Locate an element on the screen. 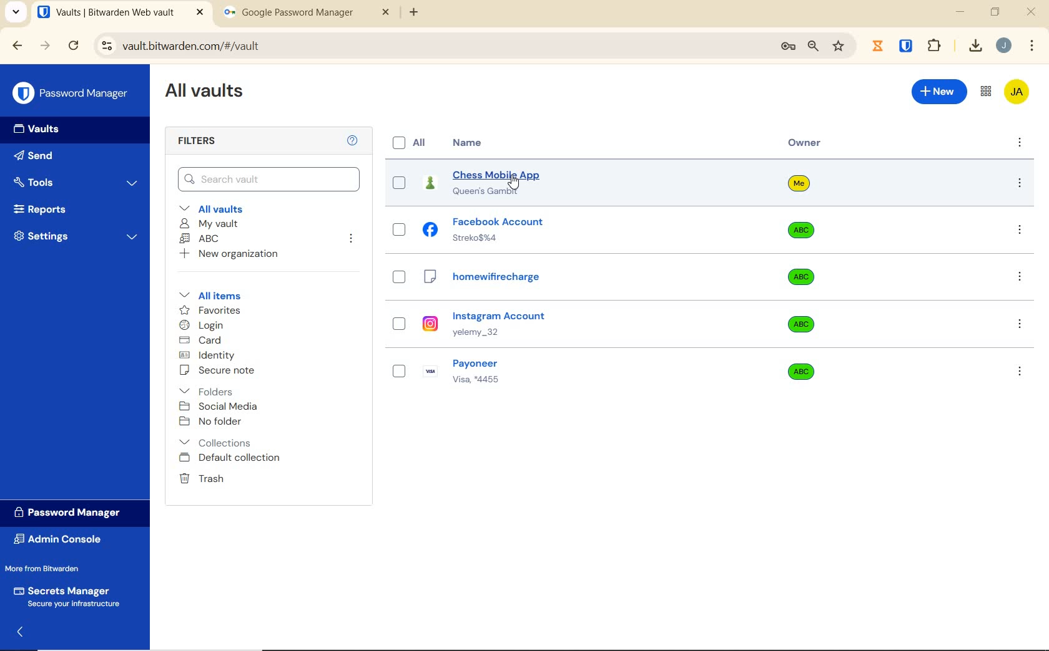 The height and width of the screenshot is (651, 1049). close is located at coordinates (1032, 14).